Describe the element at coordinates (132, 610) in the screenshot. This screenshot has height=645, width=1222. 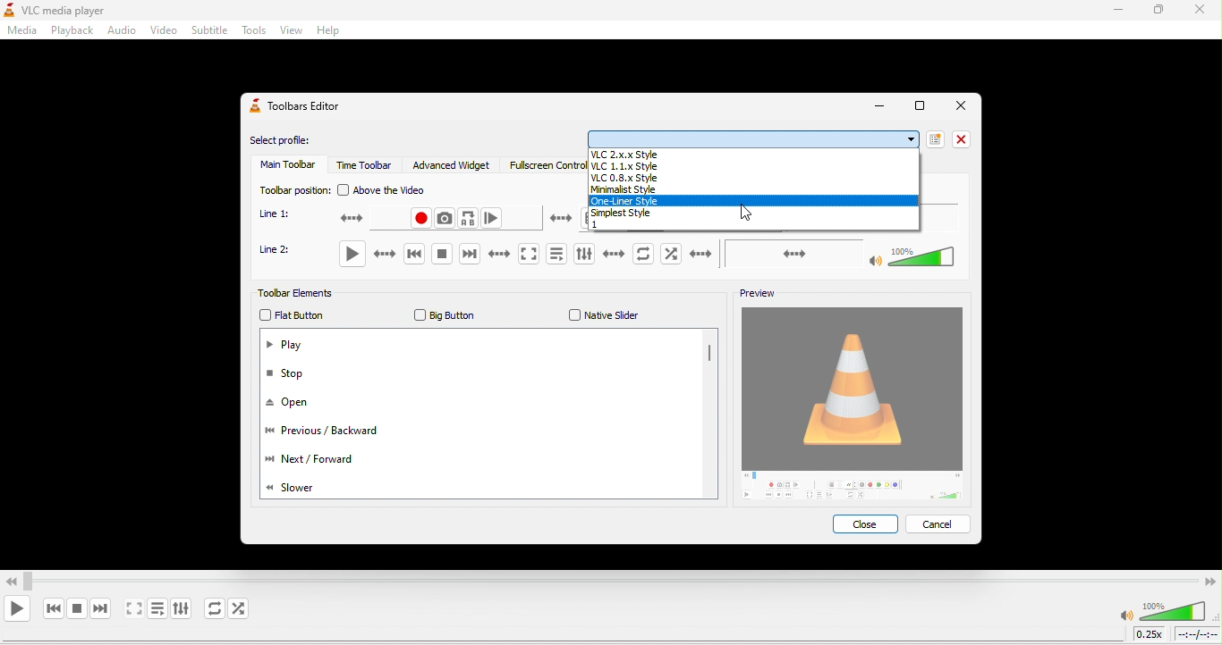
I see `toggle video in  full screen` at that location.